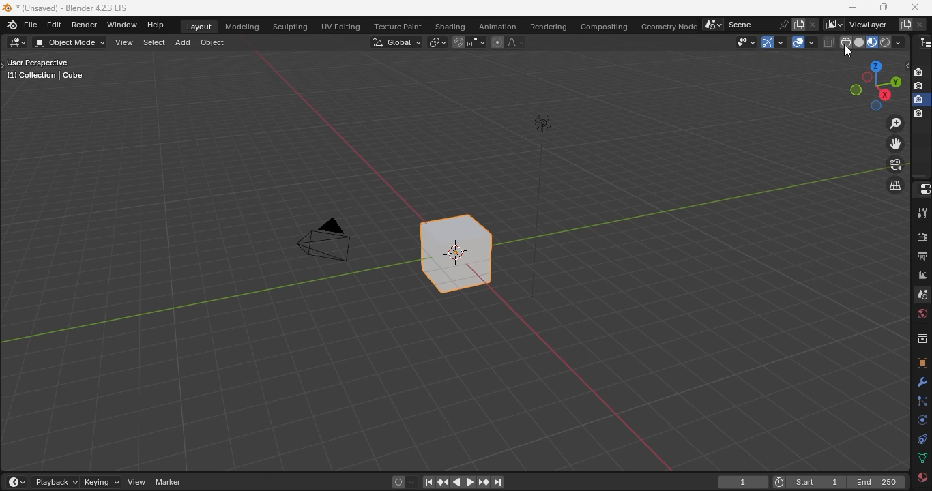 The width and height of the screenshot is (932, 491). Describe the element at coordinates (497, 27) in the screenshot. I see `animation` at that location.